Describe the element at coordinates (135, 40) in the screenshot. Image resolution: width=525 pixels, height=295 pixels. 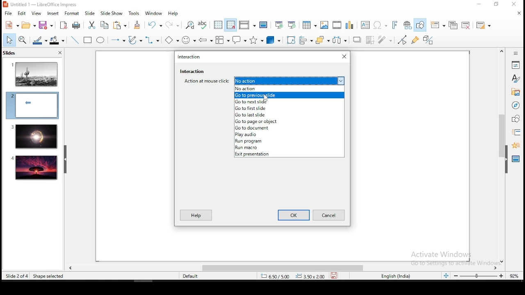
I see `curves and polygons` at that location.